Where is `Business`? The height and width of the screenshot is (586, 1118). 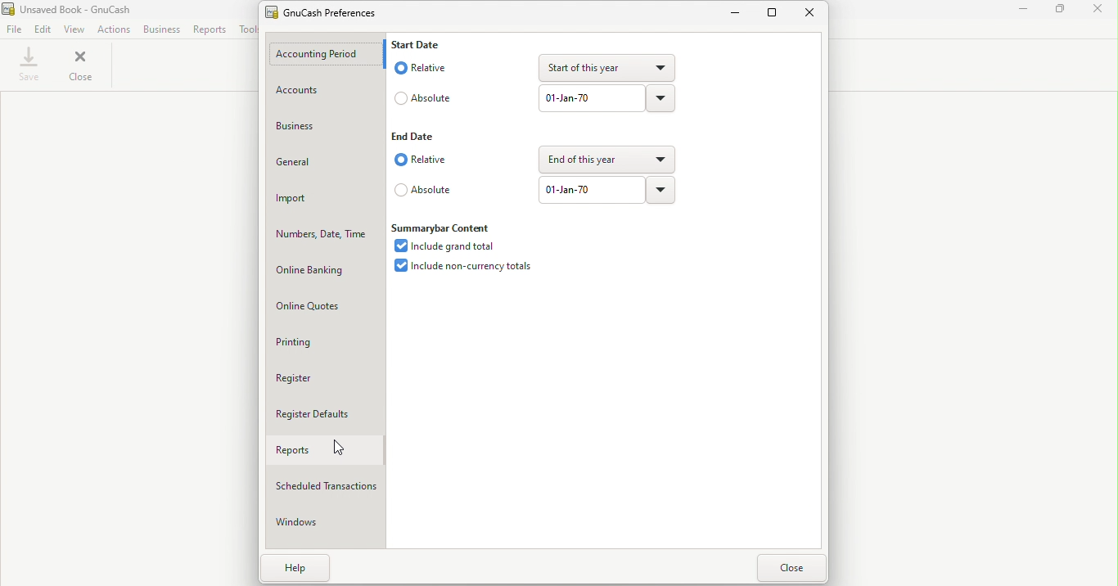 Business is located at coordinates (329, 128).